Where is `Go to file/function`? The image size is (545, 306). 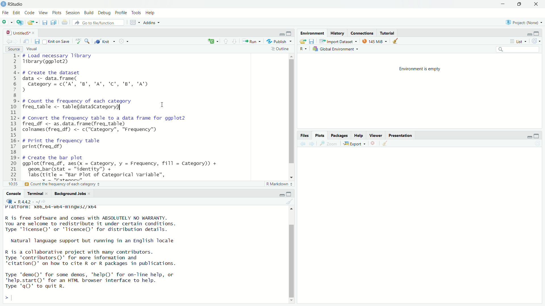
Go to file/function is located at coordinates (100, 22).